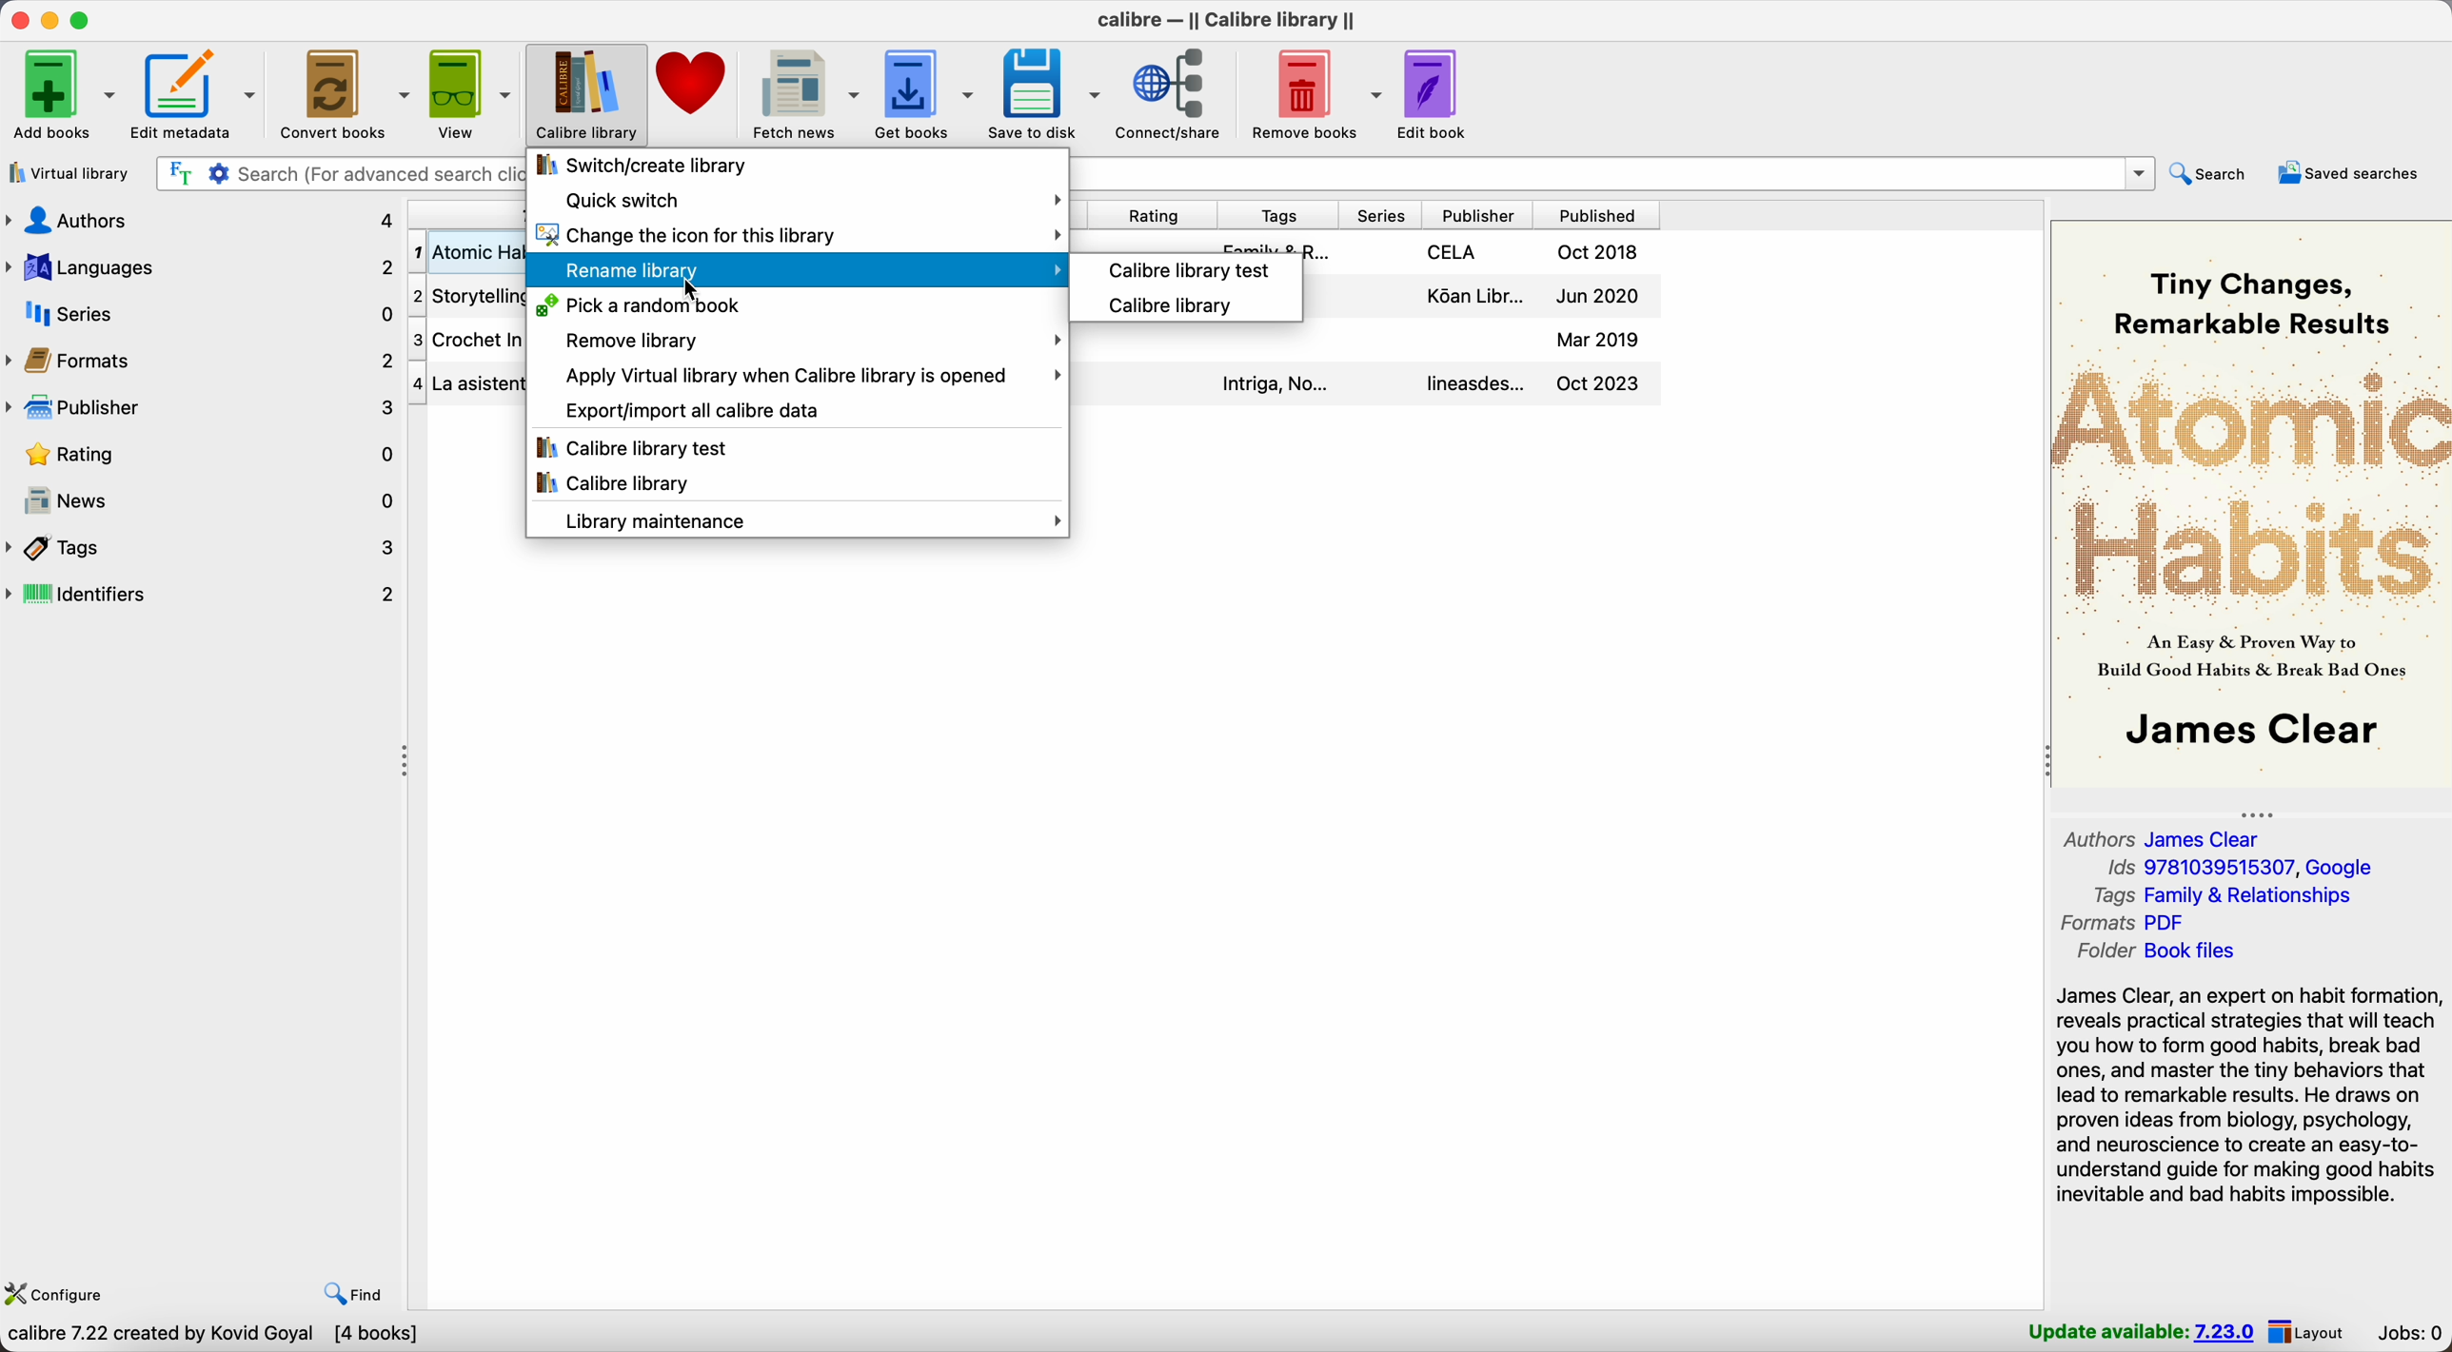 Image resolution: width=2452 pixels, height=1352 pixels. Describe the element at coordinates (467, 296) in the screenshot. I see `Storytelling book` at that location.